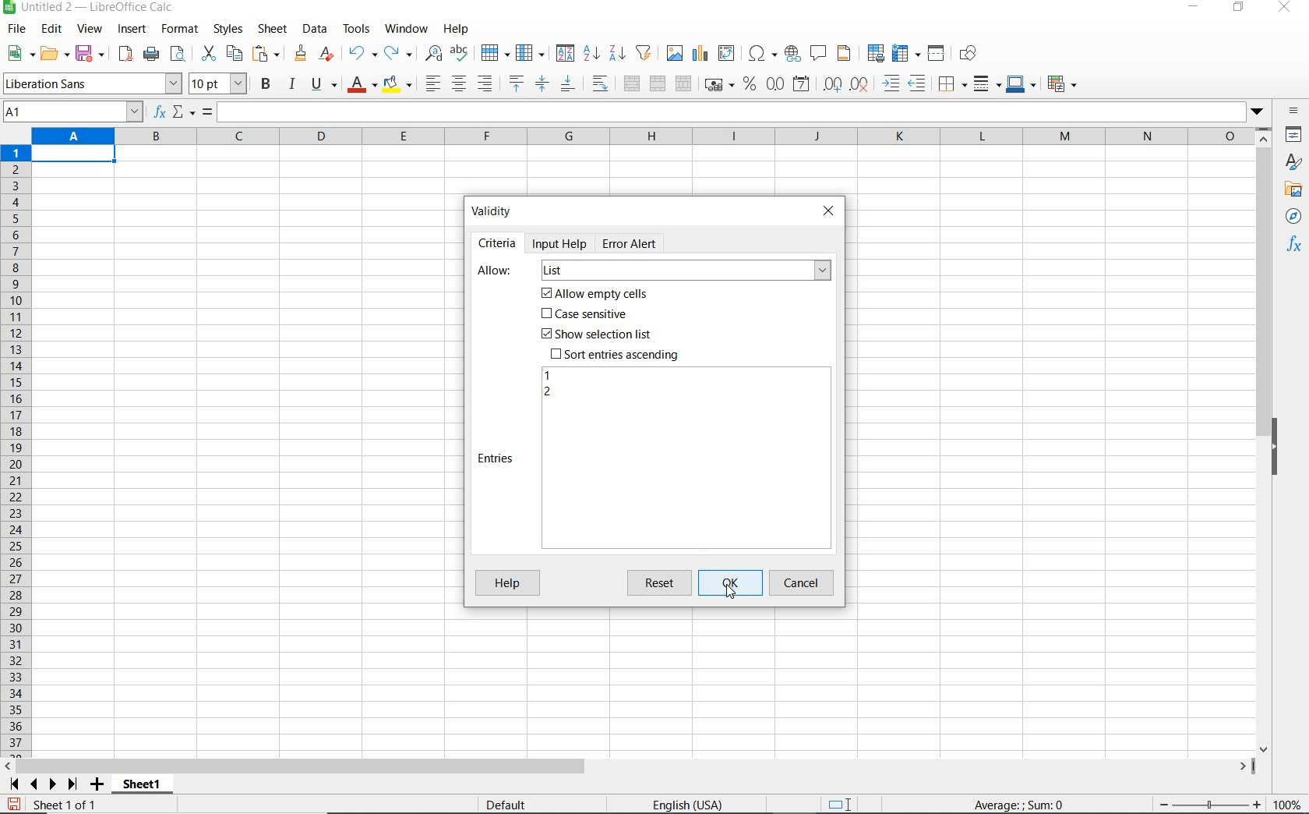 The width and height of the screenshot is (1309, 814). Describe the element at coordinates (775, 83) in the screenshot. I see `format as number` at that location.